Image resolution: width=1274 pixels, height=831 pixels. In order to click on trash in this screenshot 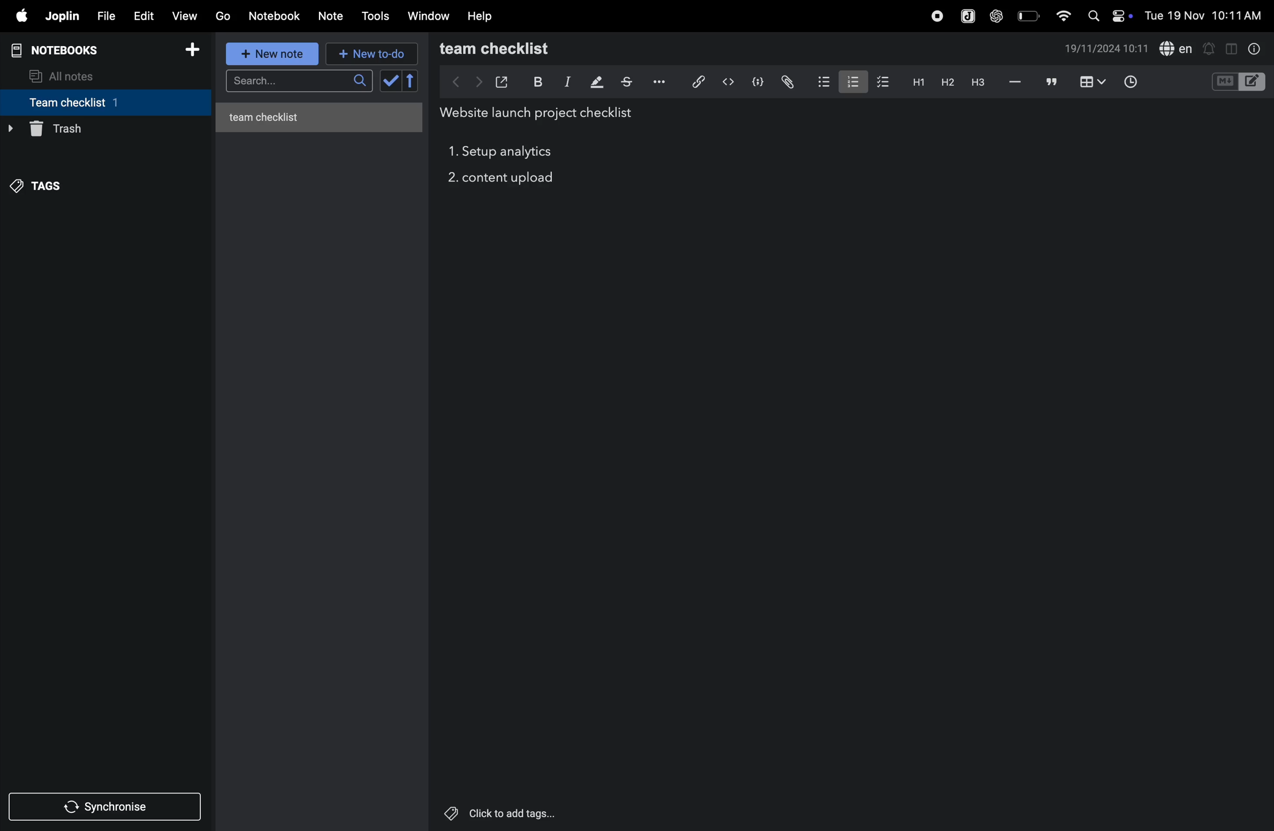, I will do `click(101, 129)`.